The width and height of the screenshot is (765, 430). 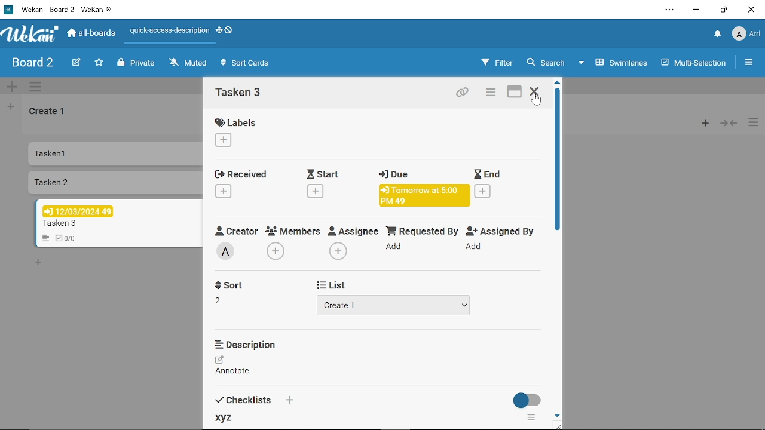 What do you see at coordinates (242, 63) in the screenshot?
I see `Sort Cards` at bounding box center [242, 63].